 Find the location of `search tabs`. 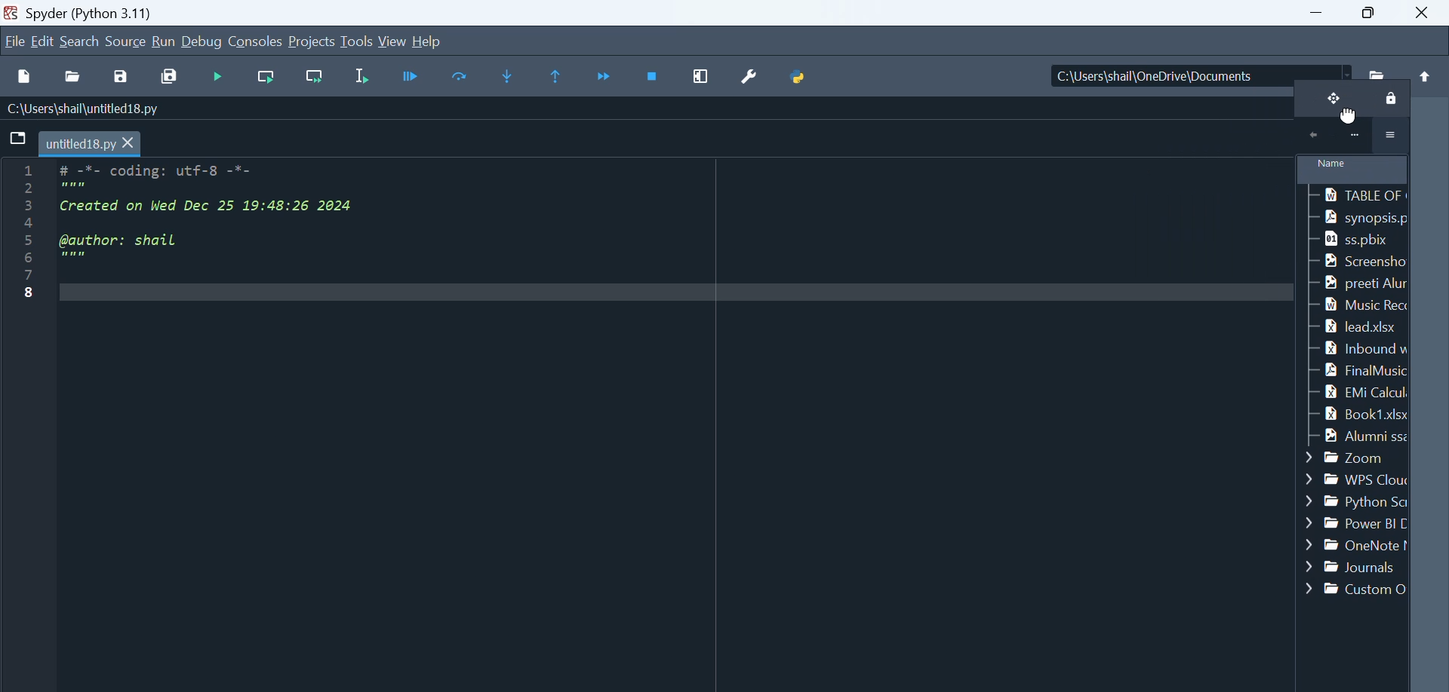

search tabs is located at coordinates (18, 138).